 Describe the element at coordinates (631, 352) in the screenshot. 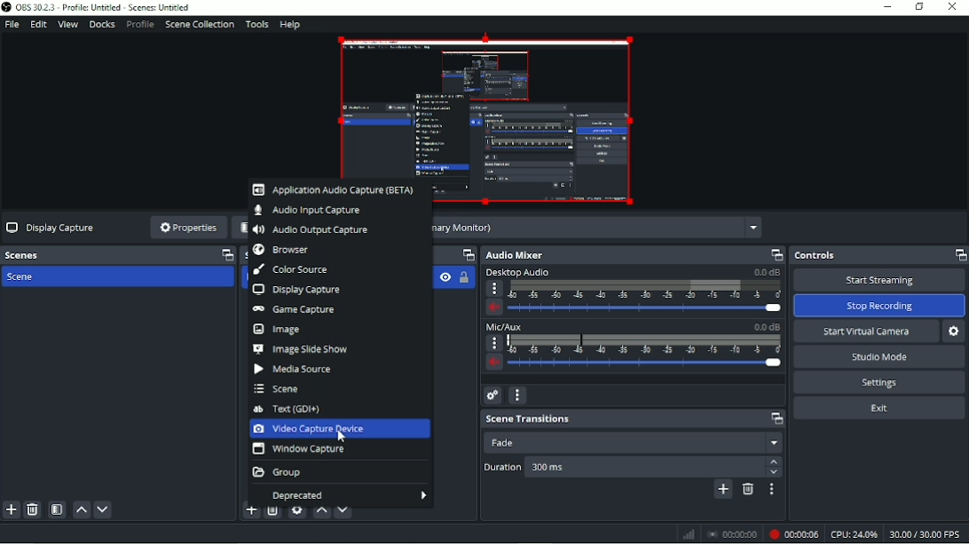

I see `Mic/AUX Slider` at that location.